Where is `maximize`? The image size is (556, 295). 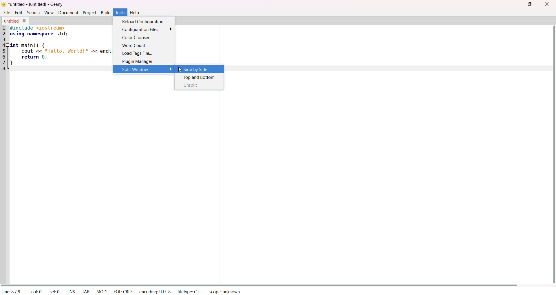
maximize is located at coordinates (531, 5).